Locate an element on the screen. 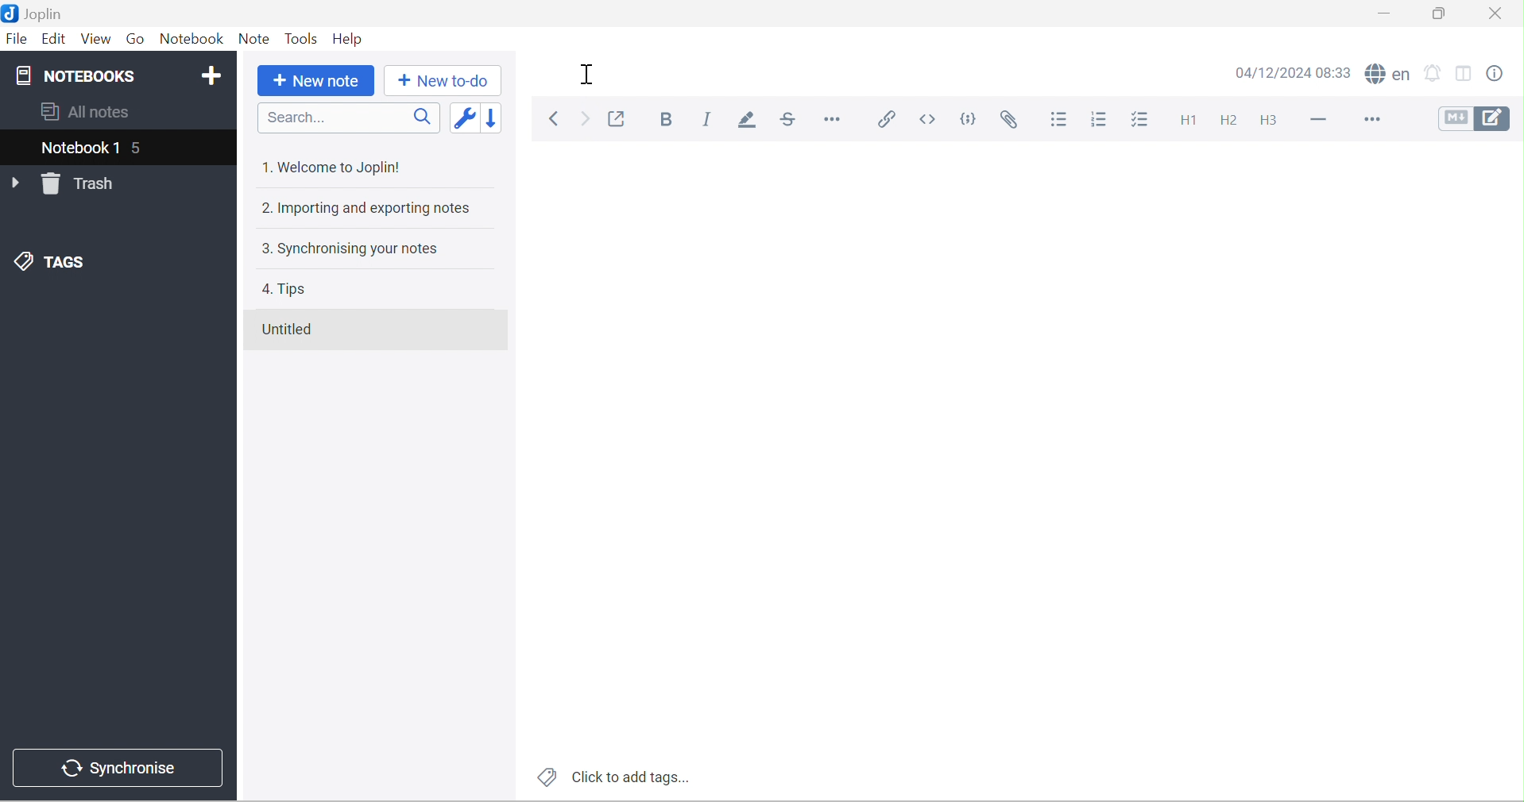 The height and width of the screenshot is (802, 1524). 3. Synchronising your notes is located at coordinates (354, 252).